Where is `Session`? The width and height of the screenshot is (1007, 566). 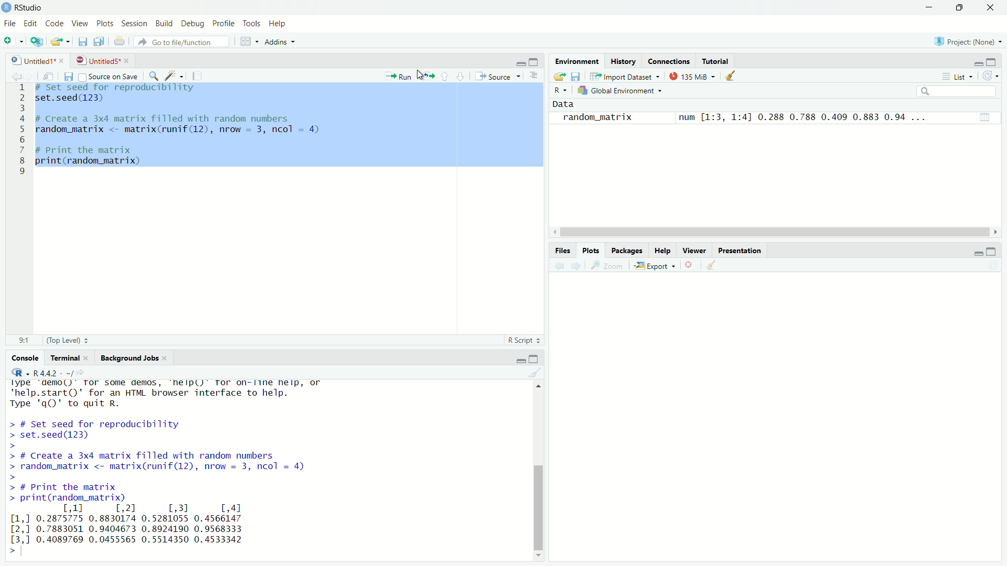
Session is located at coordinates (137, 25).